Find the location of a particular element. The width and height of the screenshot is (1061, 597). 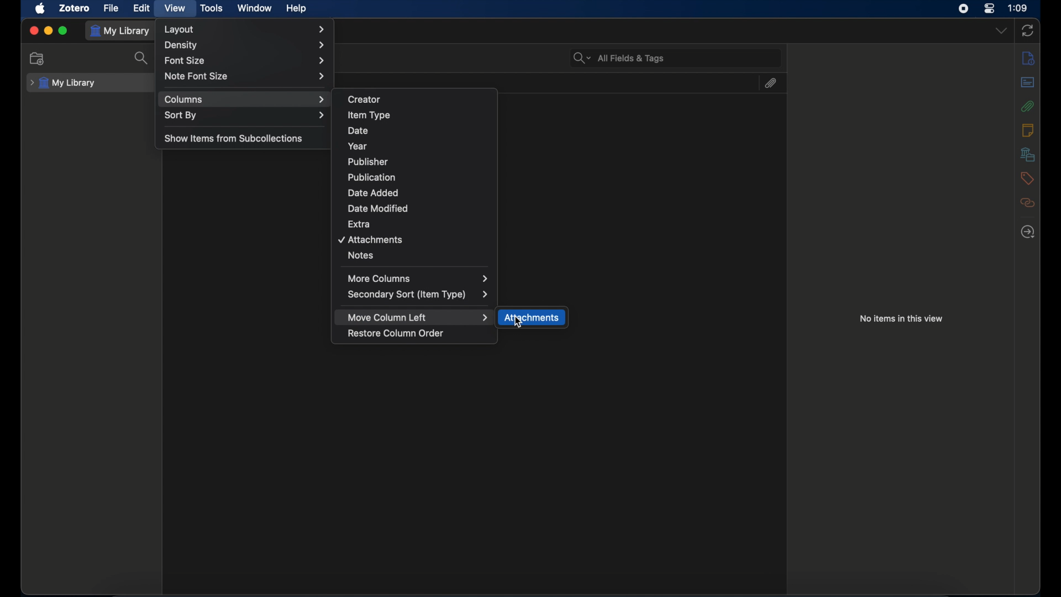

file is located at coordinates (112, 8).